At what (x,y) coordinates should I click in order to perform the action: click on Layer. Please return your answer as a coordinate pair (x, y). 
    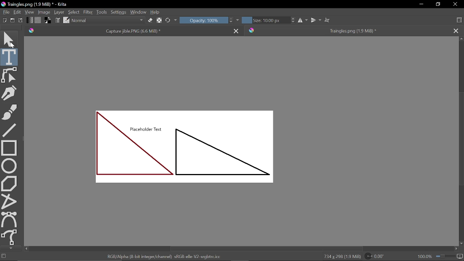
    Looking at the image, I should click on (59, 12).